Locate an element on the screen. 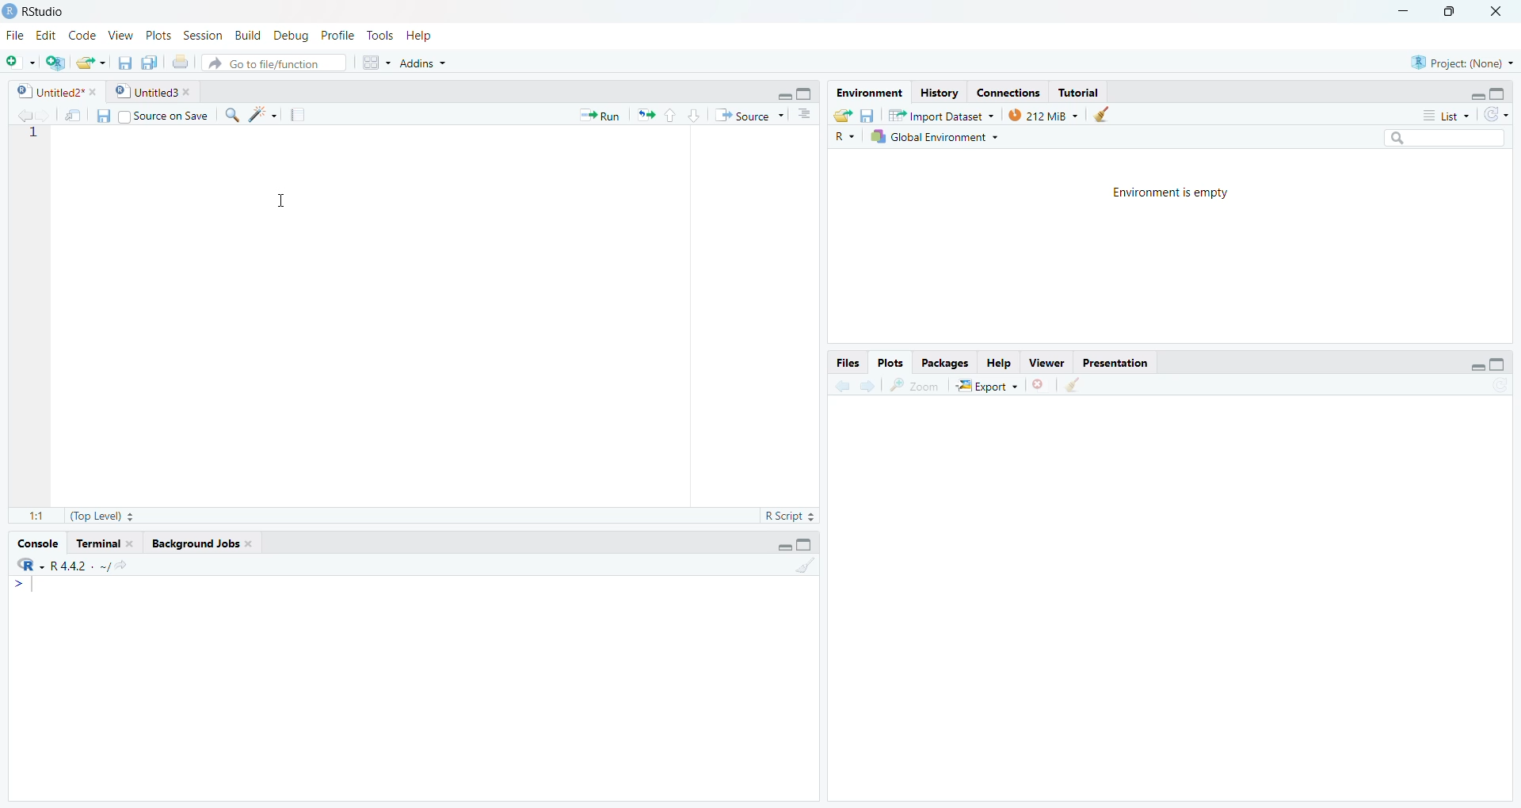 The width and height of the screenshot is (1521, 808). save is located at coordinates (101, 115).